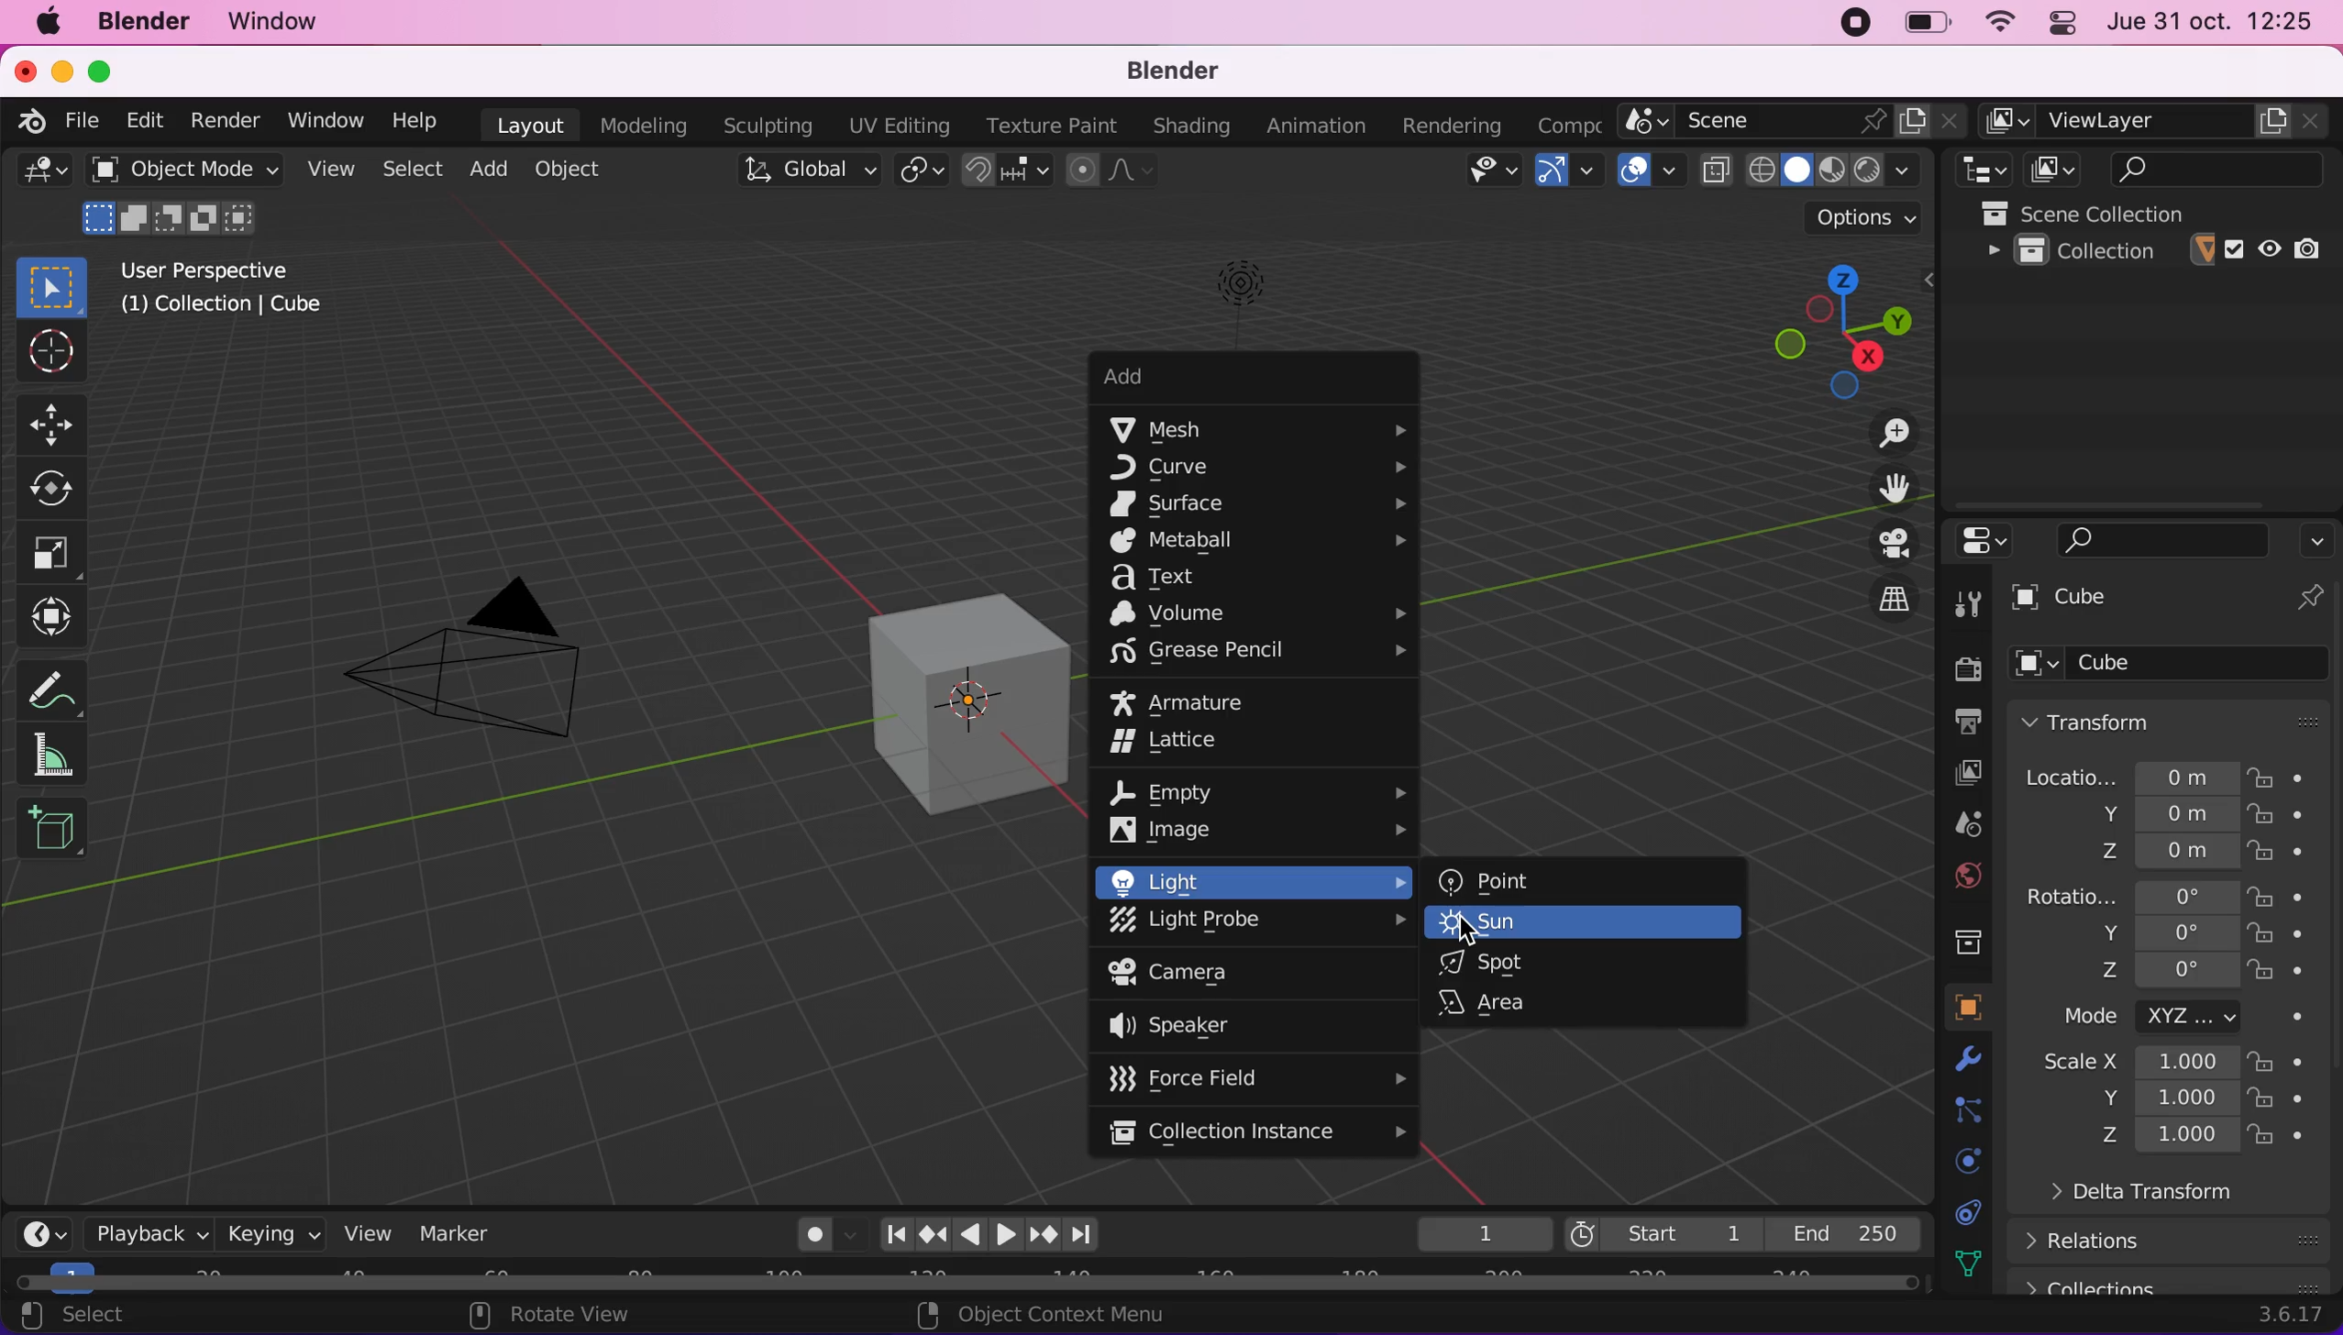 The height and width of the screenshot is (1335, 2343). I want to click on options, so click(2316, 535).